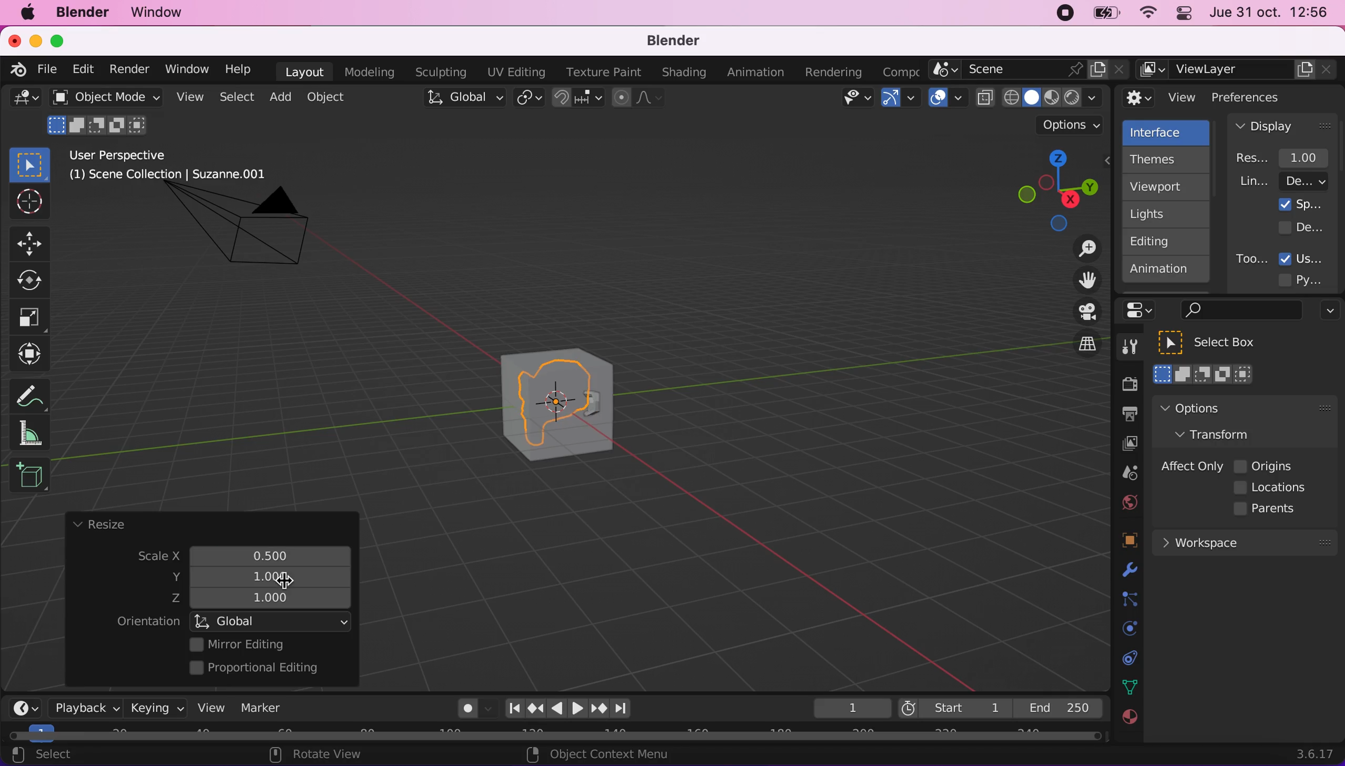 This screenshot has width=1345, height=766. I want to click on transform pivot point, so click(531, 99).